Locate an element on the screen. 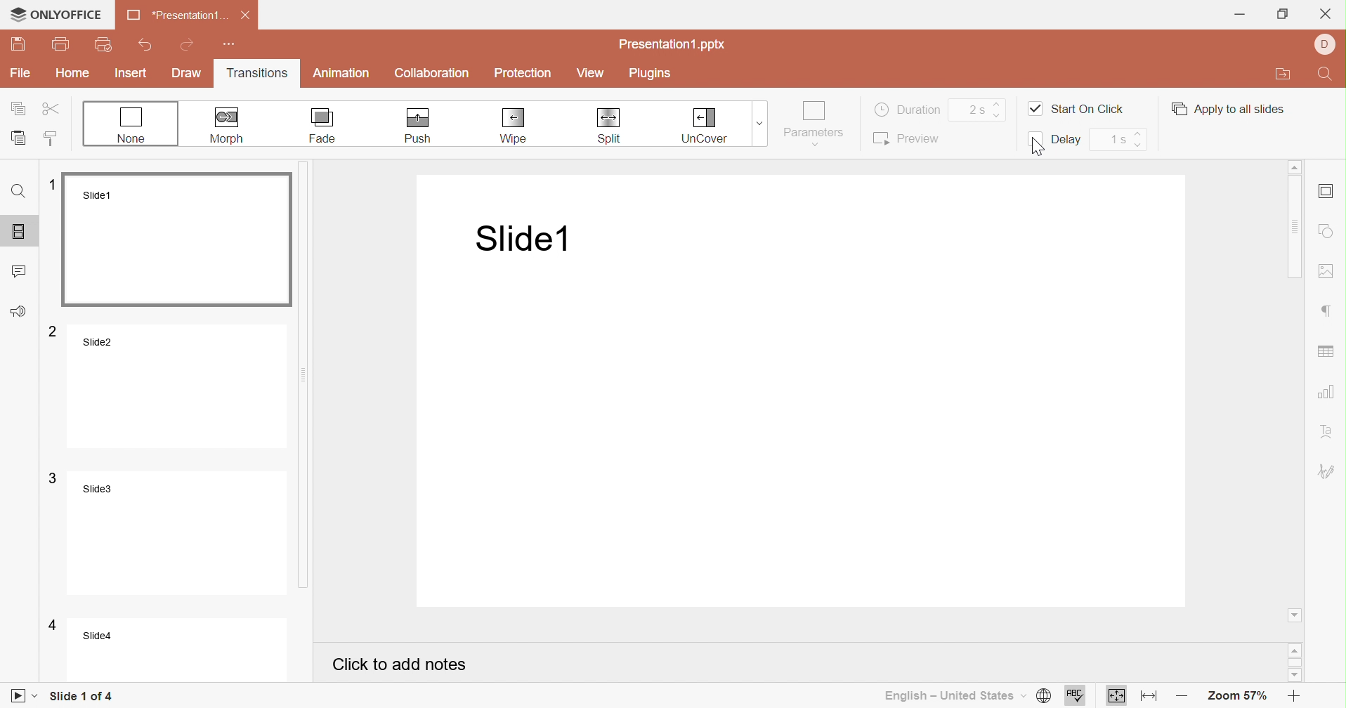 The width and height of the screenshot is (1346, 708). Click to add notes is located at coordinates (400, 666).